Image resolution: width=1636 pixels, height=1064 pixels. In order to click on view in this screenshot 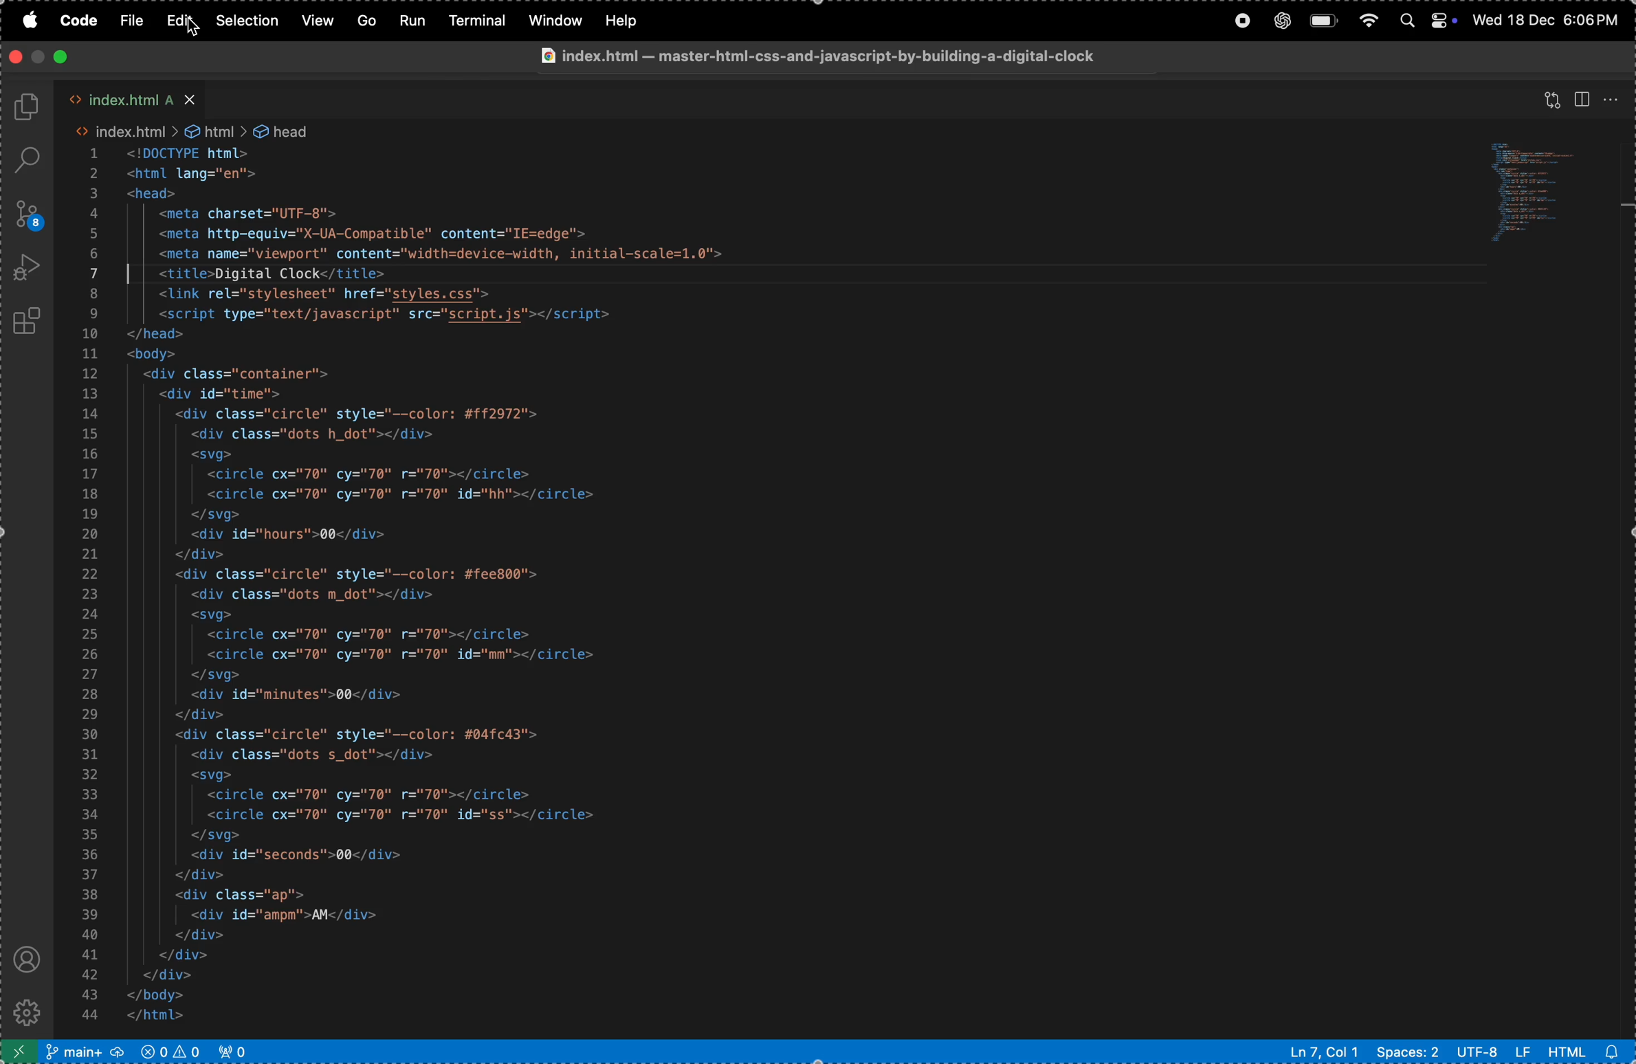, I will do `click(1553, 96)`.